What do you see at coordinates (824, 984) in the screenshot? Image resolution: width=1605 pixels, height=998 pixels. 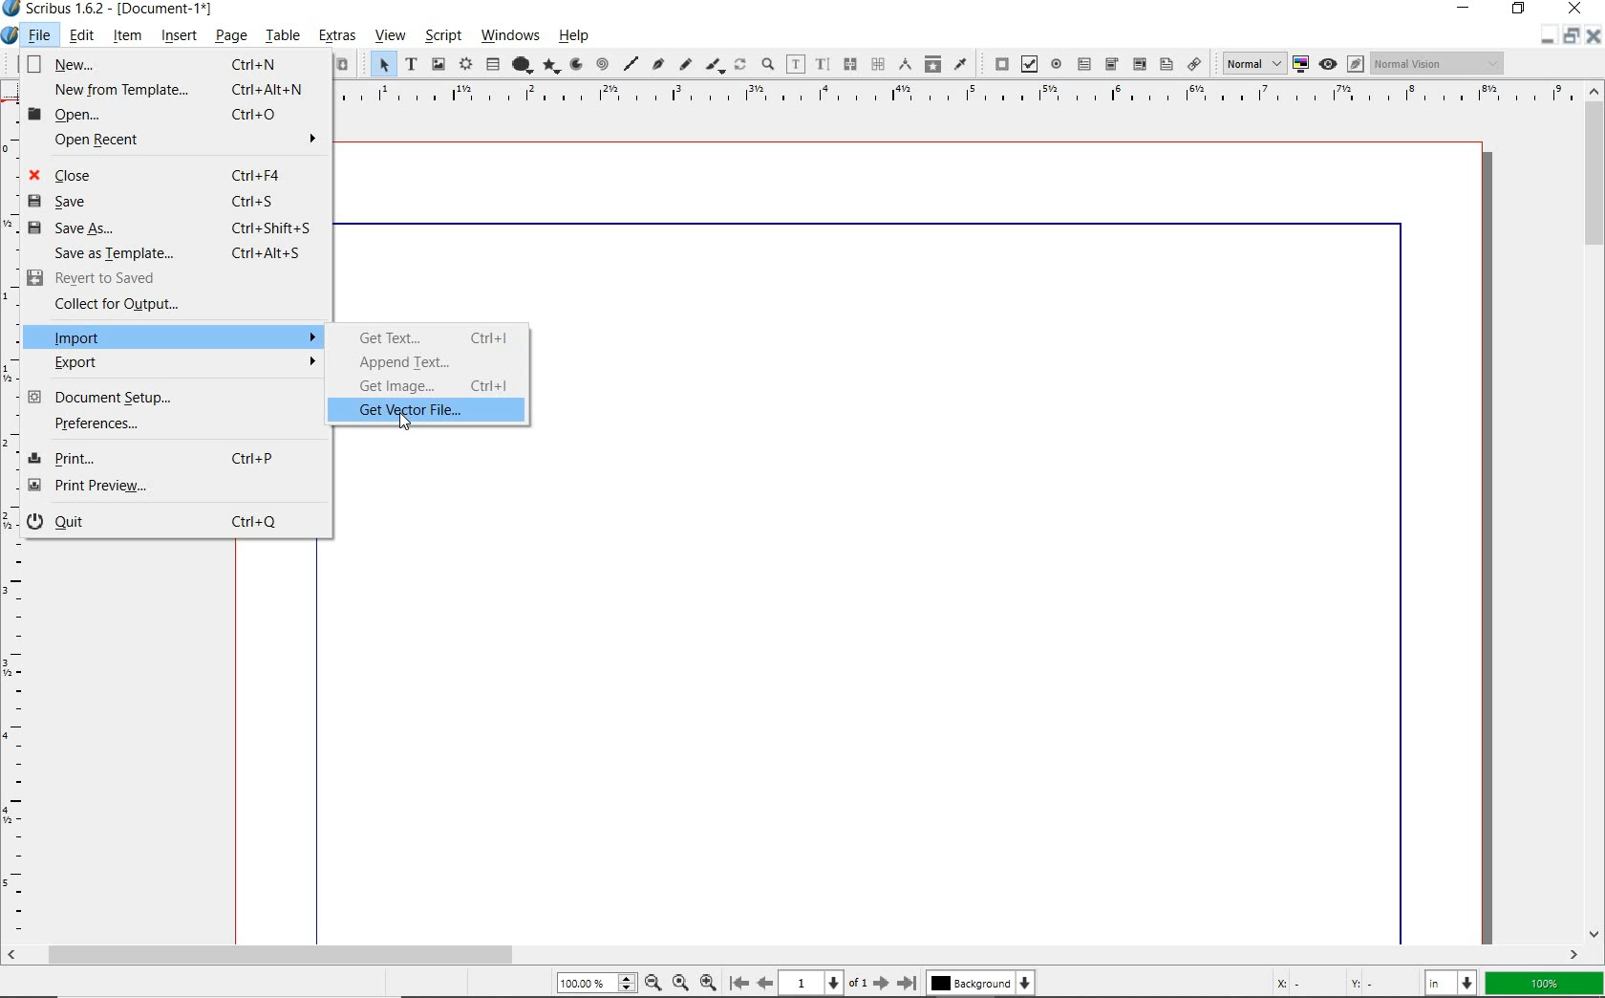 I see `1 of 1` at bounding box center [824, 984].